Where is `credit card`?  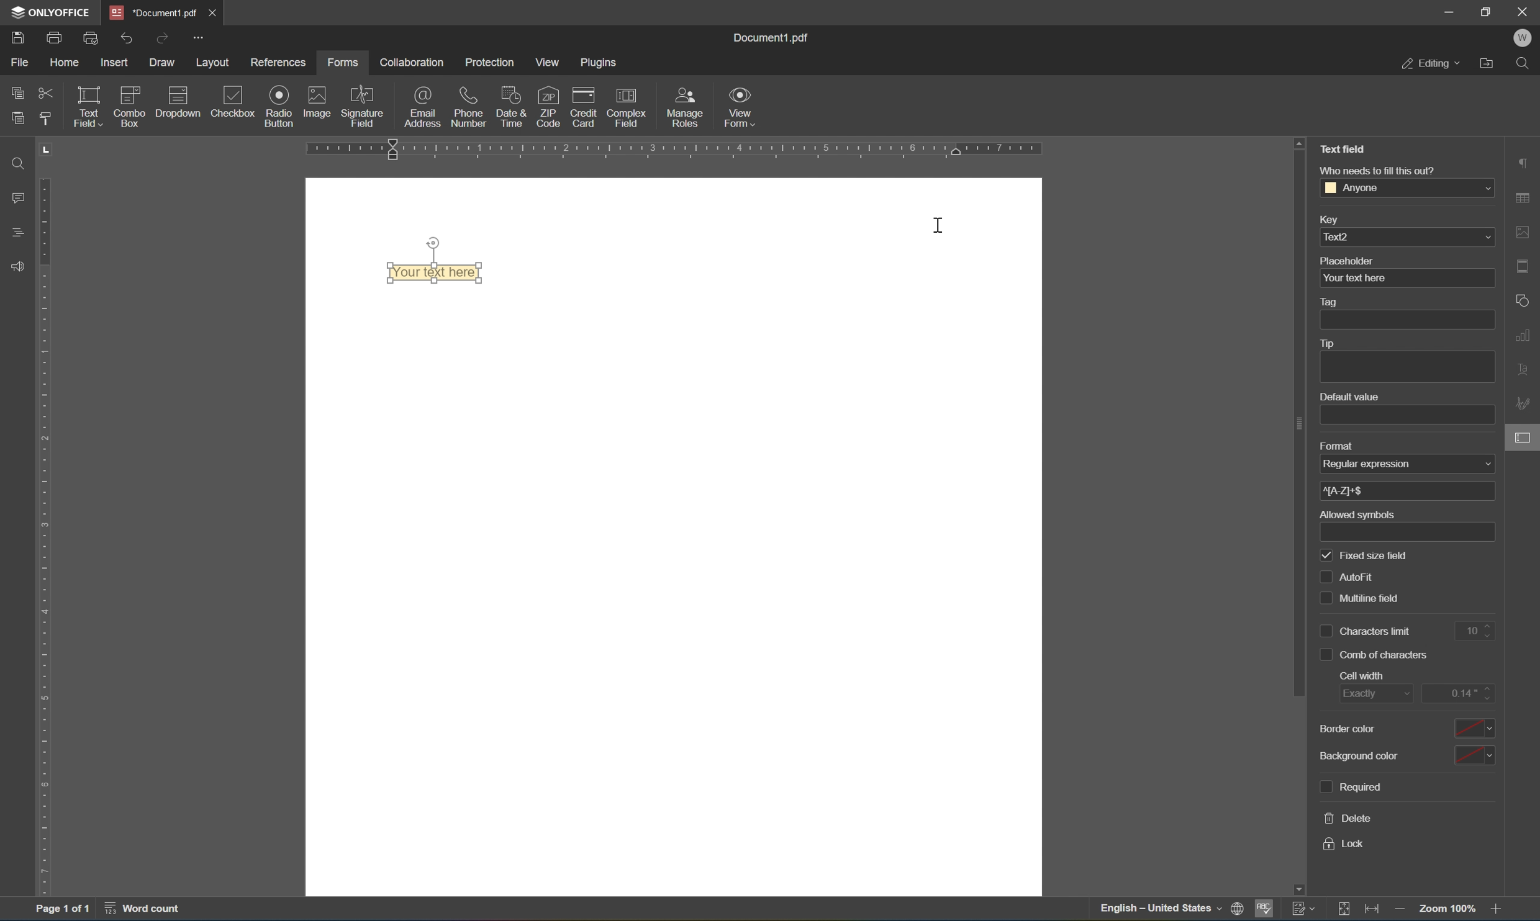
credit card is located at coordinates (584, 106).